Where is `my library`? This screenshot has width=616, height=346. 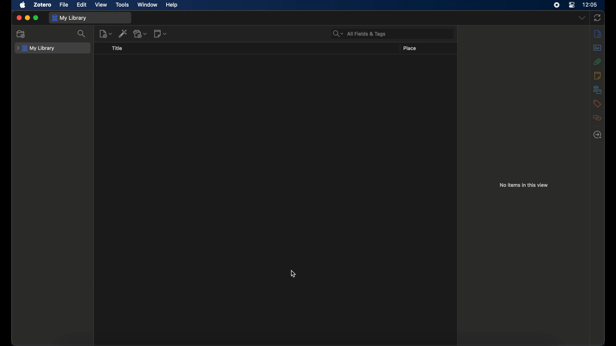
my library is located at coordinates (35, 48).